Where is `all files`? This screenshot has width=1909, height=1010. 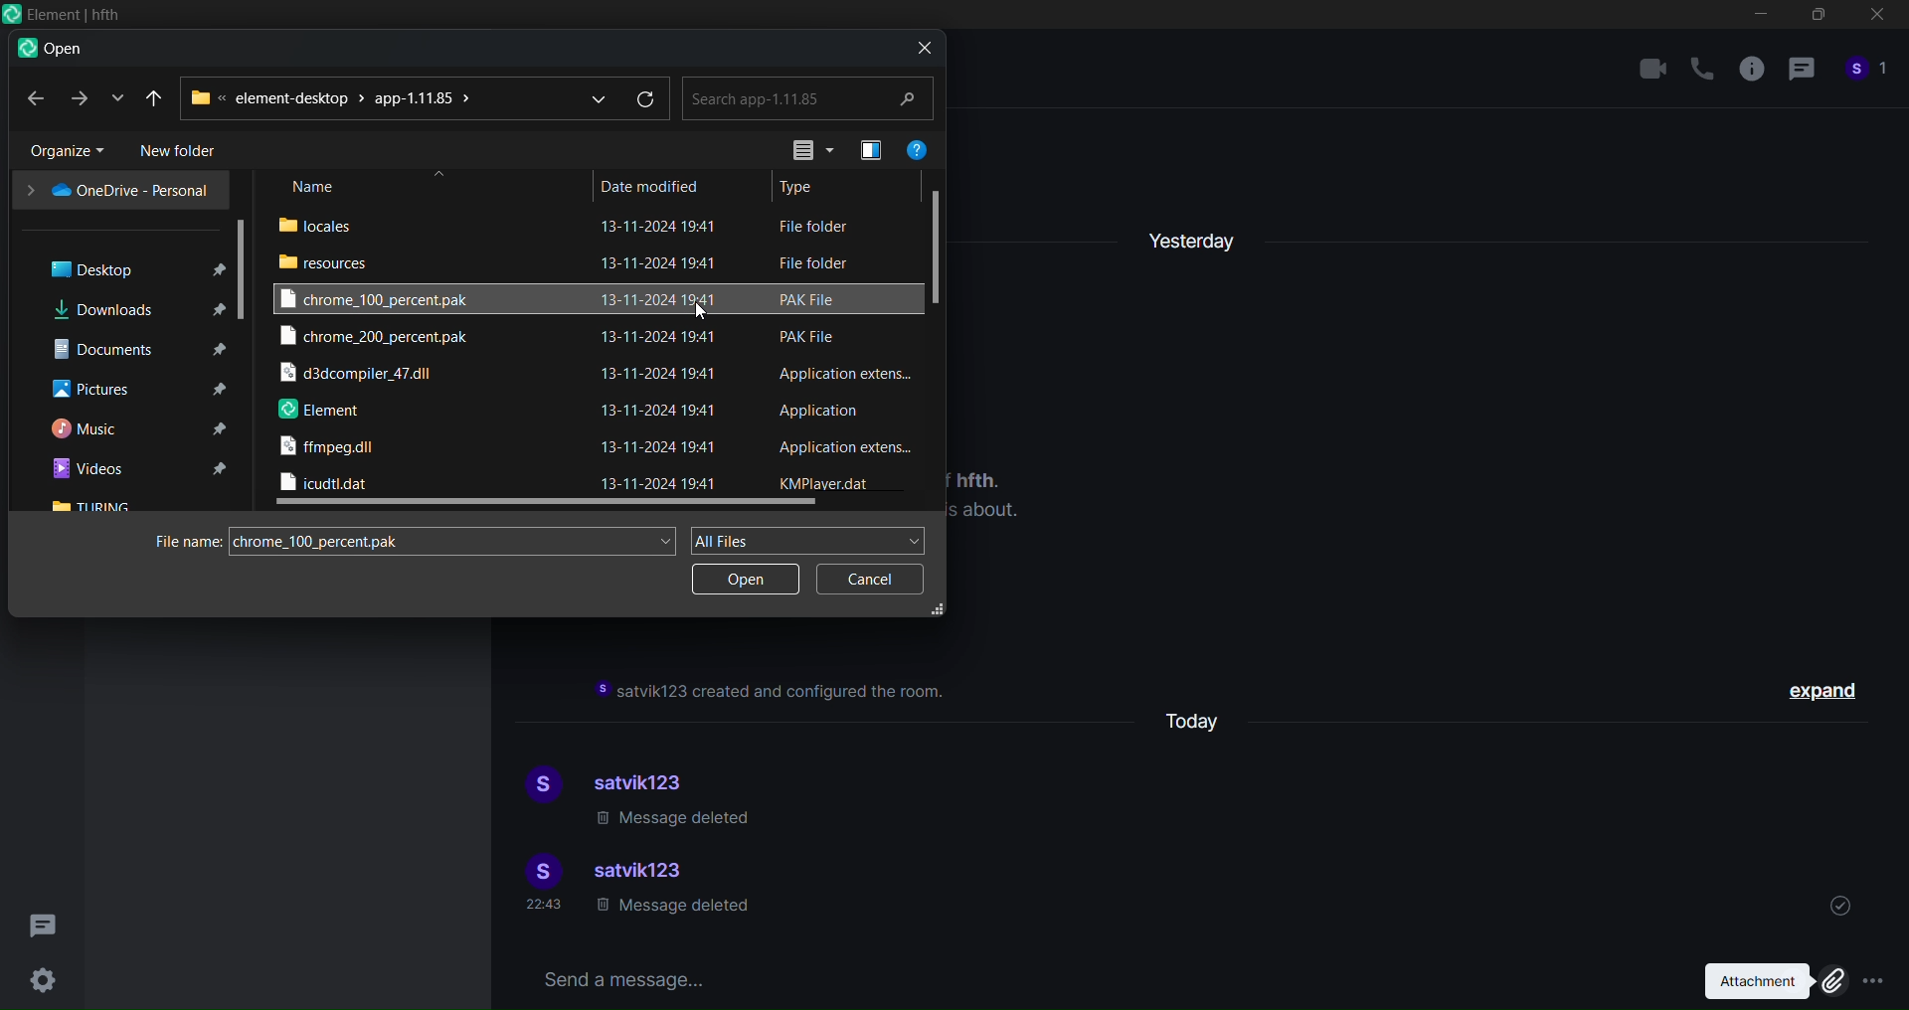 all files is located at coordinates (811, 538).